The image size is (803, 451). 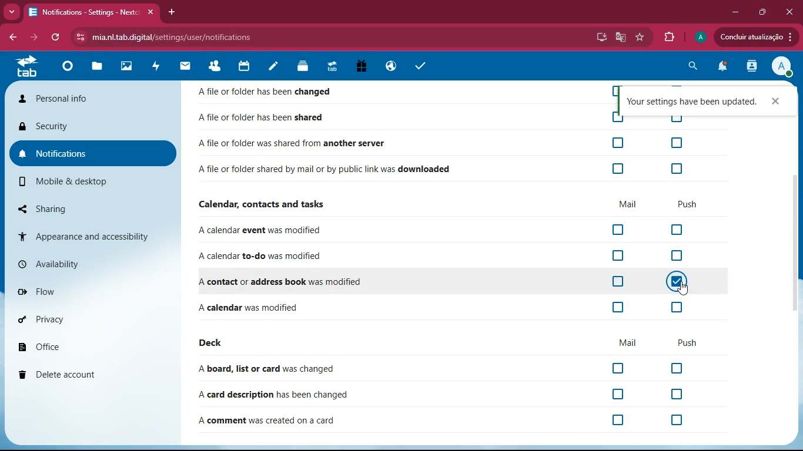 What do you see at coordinates (619, 38) in the screenshot?
I see `google translate` at bounding box center [619, 38].